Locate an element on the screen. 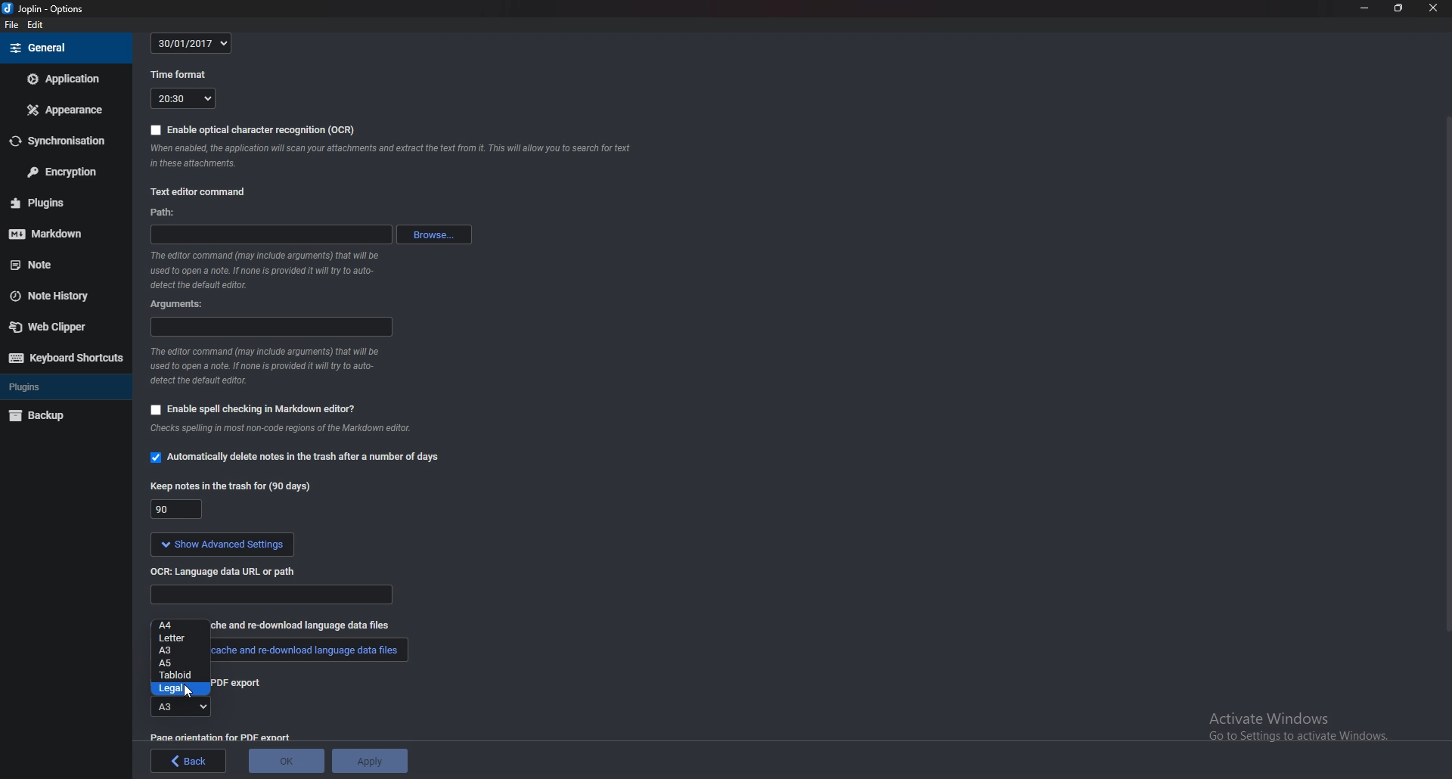 The width and height of the screenshot is (1452, 779). cache and re-download language data files is located at coordinates (307, 653).